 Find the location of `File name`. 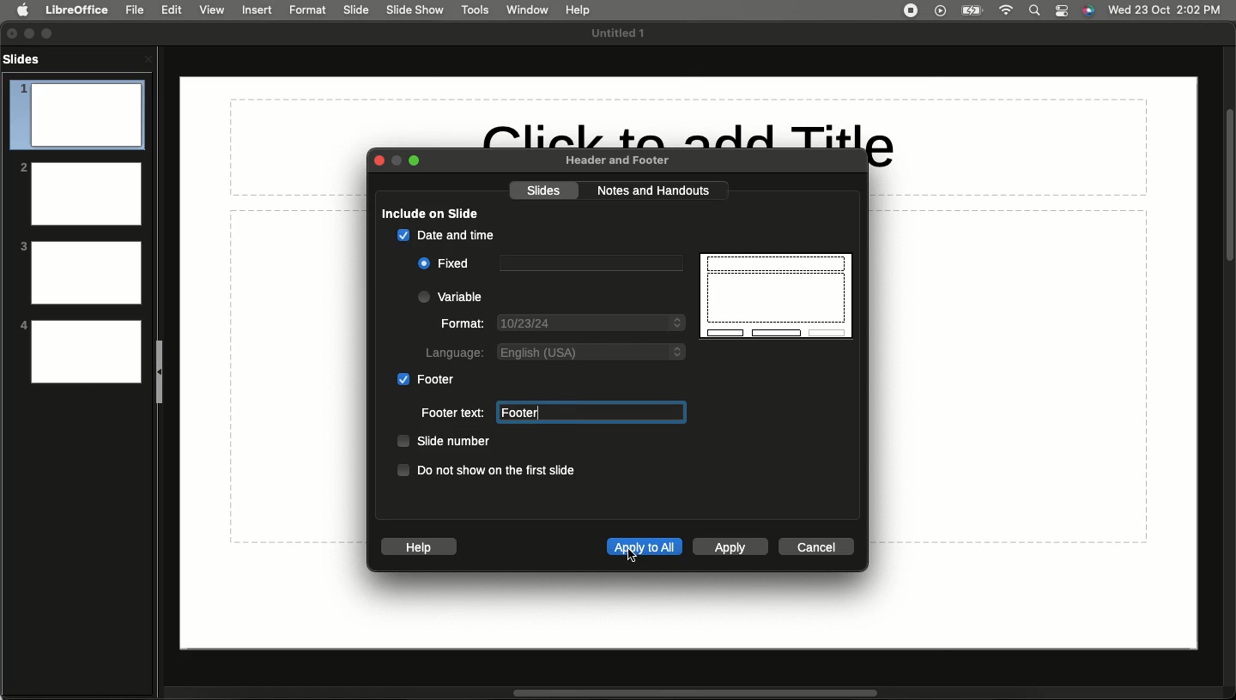

File name is located at coordinates (622, 33).